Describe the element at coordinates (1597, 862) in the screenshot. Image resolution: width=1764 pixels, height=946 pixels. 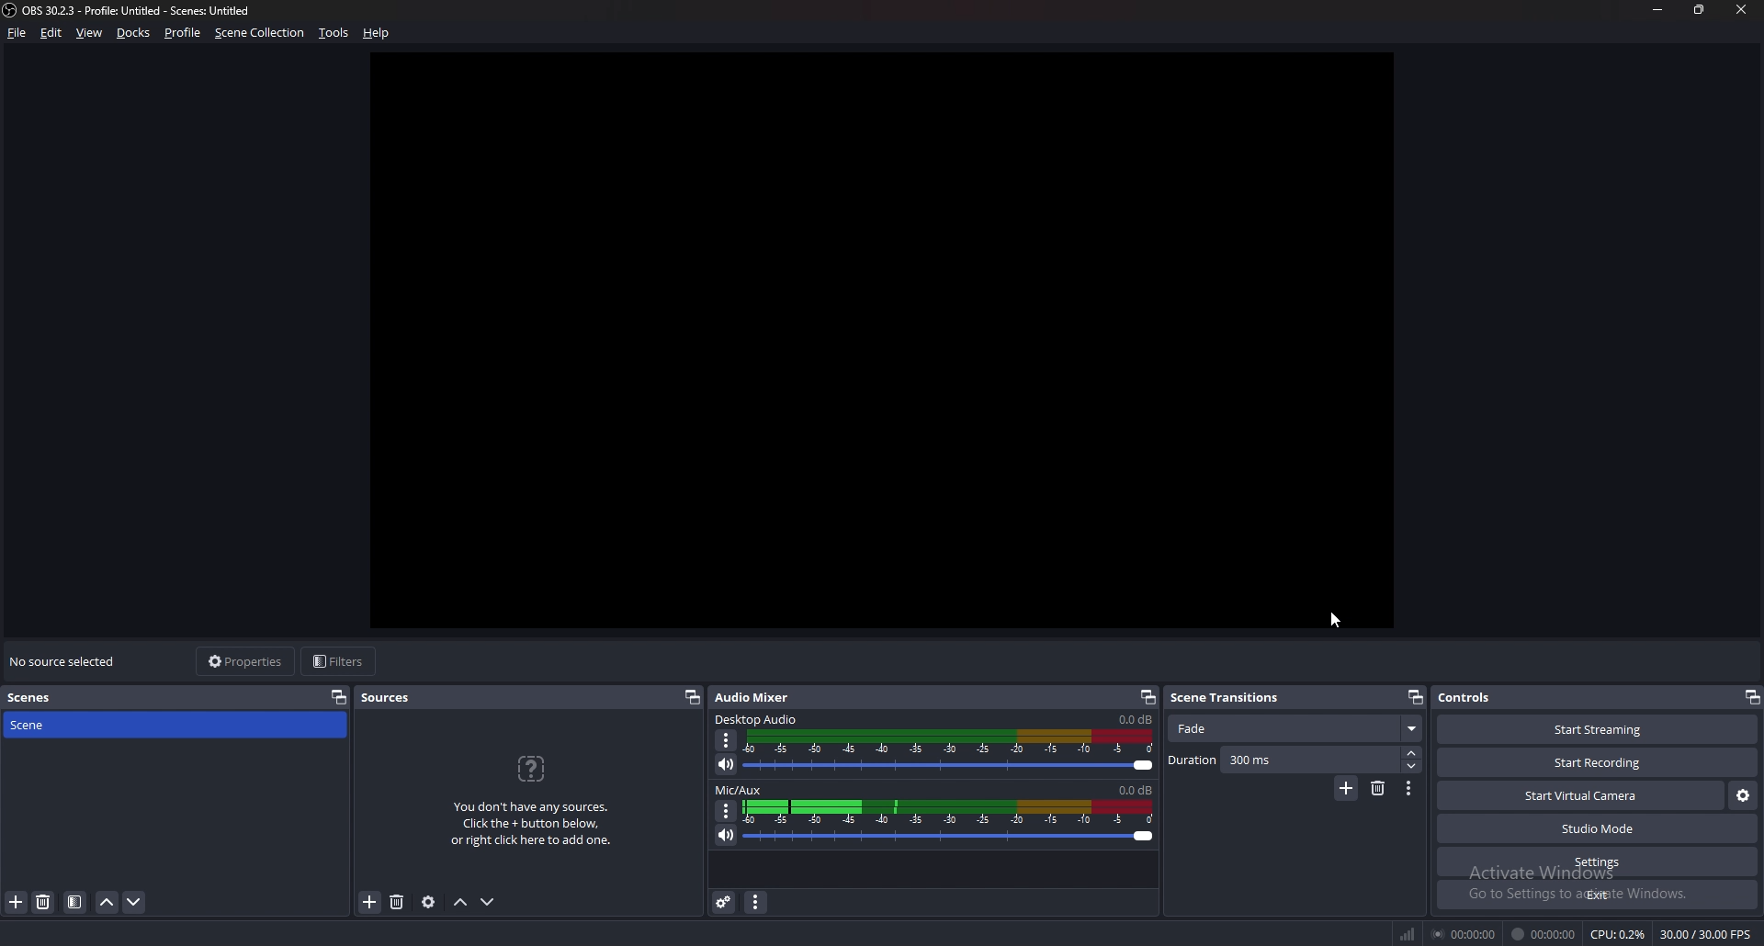
I see `settings` at that location.